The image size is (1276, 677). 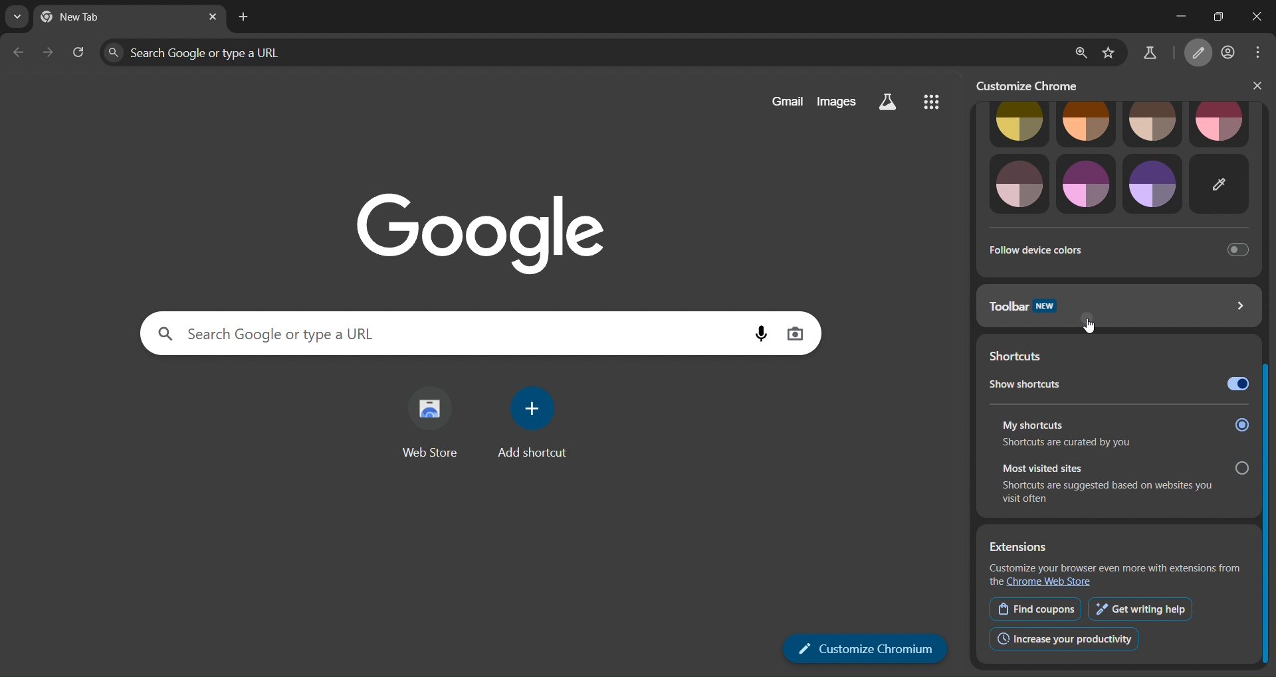 I want to click on find coupons, so click(x=1036, y=609).